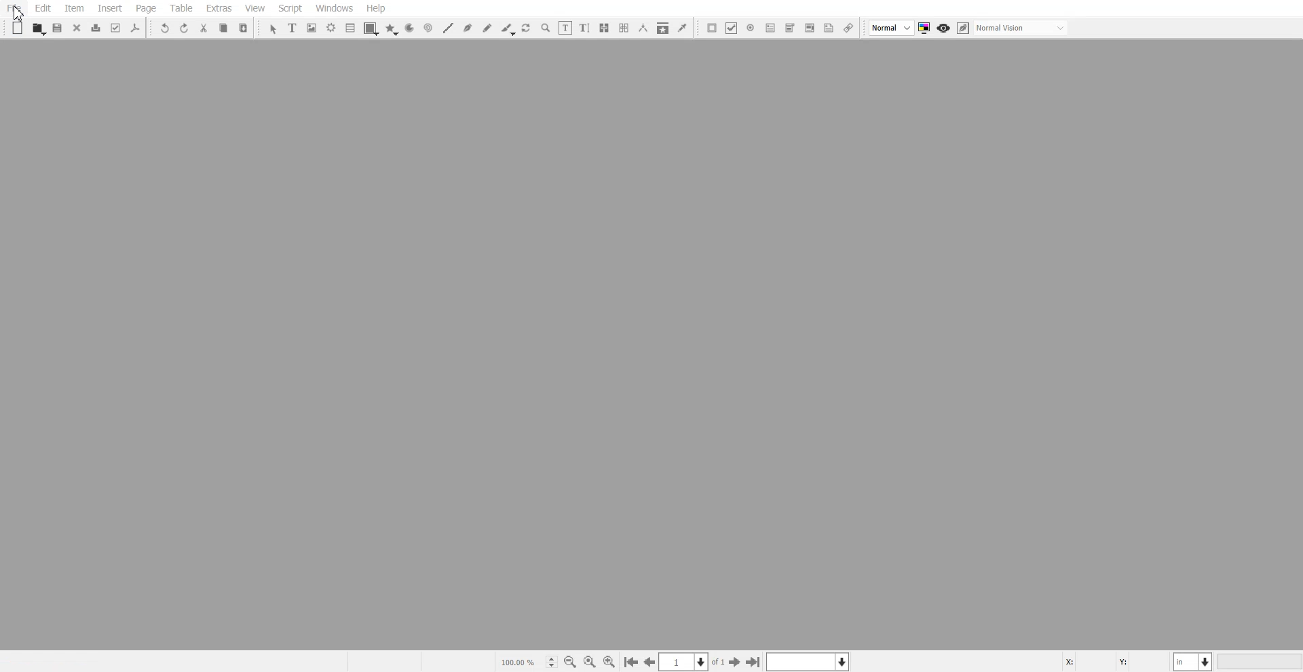 This screenshot has height=672, width=1303. I want to click on Shape, so click(371, 29).